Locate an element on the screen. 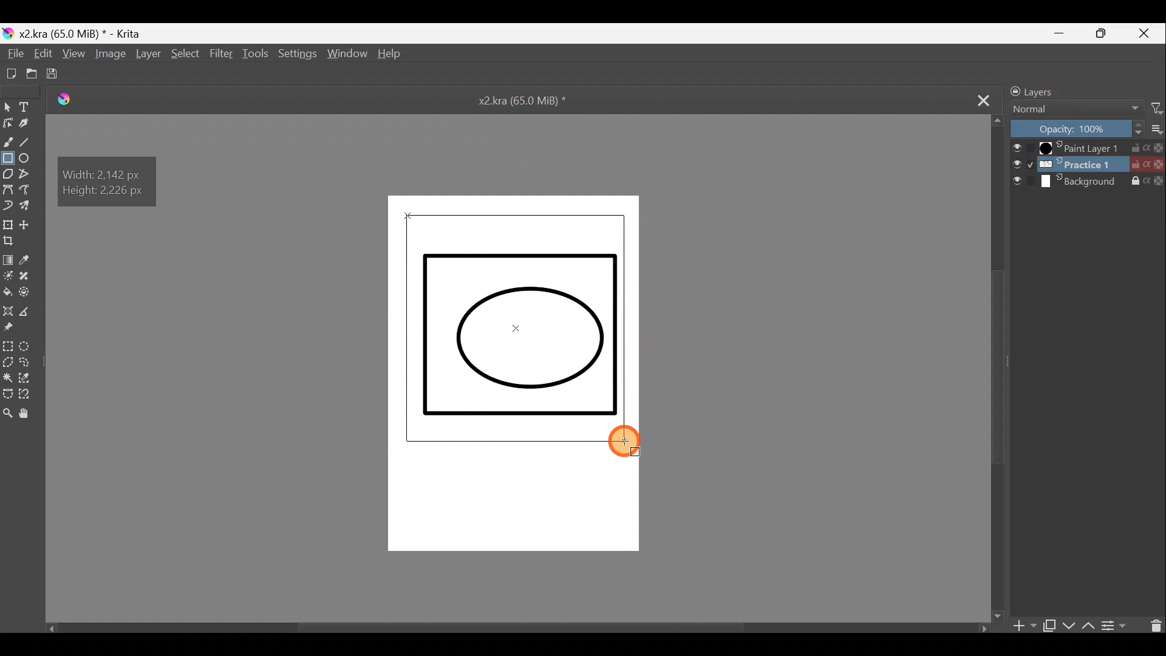  Move layer/mask down is located at coordinates (1069, 627).